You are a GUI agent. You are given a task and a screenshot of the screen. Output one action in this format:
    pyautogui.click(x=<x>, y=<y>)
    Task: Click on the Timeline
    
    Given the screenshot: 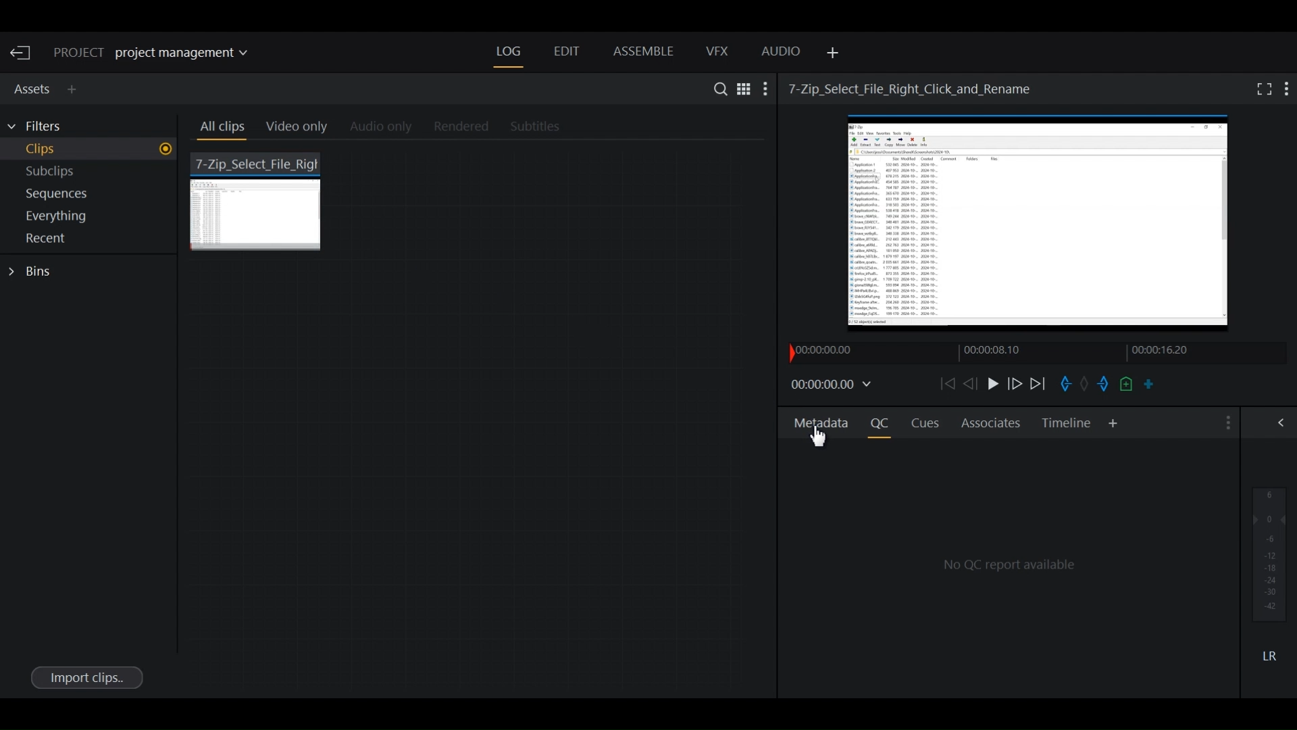 What is the action you would take?
    pyautogui.click(x=1067, y=423)
    